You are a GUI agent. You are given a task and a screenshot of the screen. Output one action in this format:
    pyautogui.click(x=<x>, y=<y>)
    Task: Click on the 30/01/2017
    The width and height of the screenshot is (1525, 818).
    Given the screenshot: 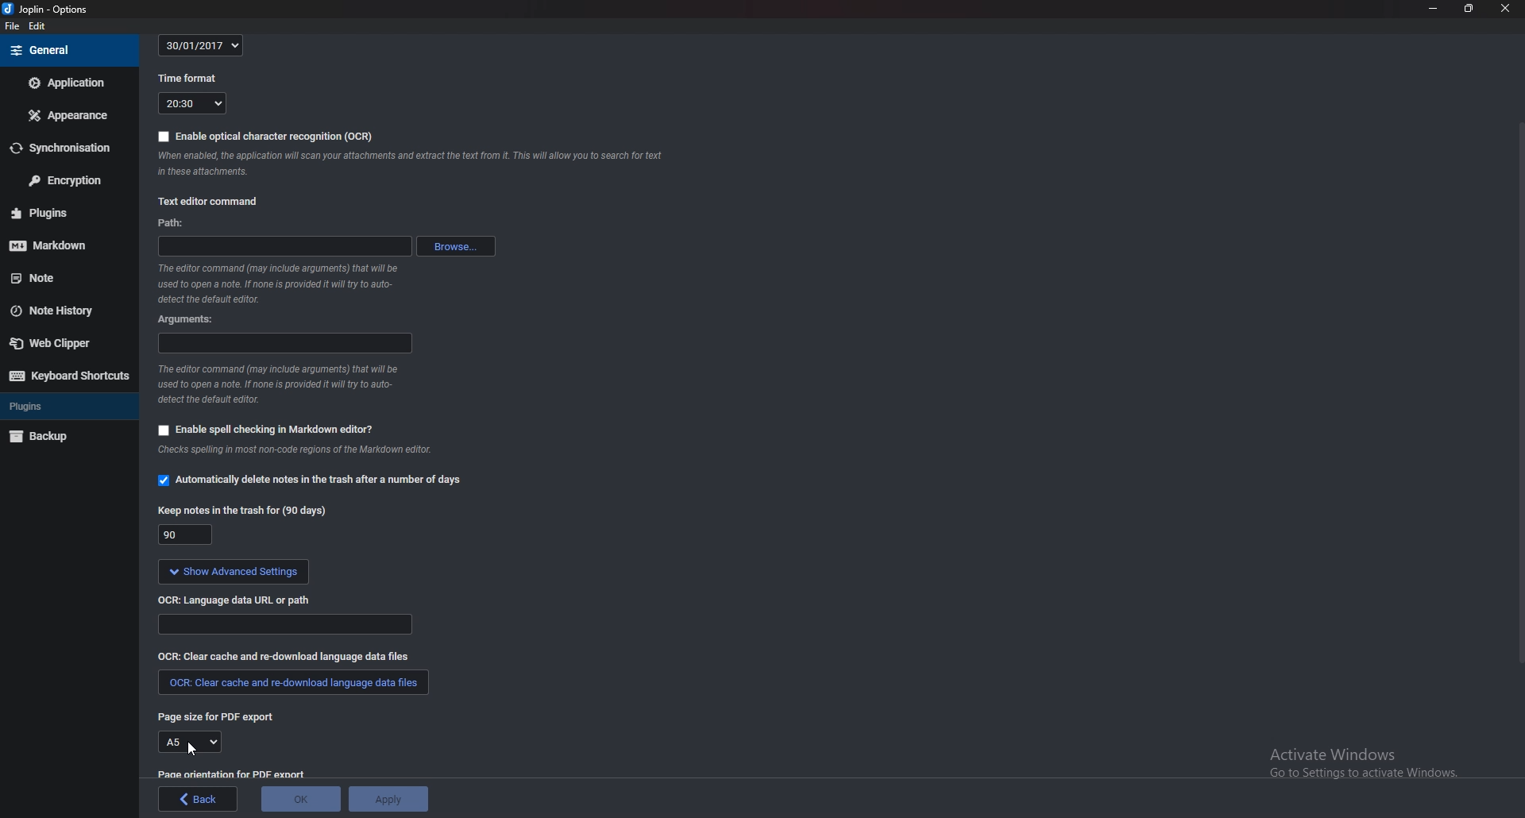 What is the action you would take?
    pyautogui.click(x=200, y=46)
    